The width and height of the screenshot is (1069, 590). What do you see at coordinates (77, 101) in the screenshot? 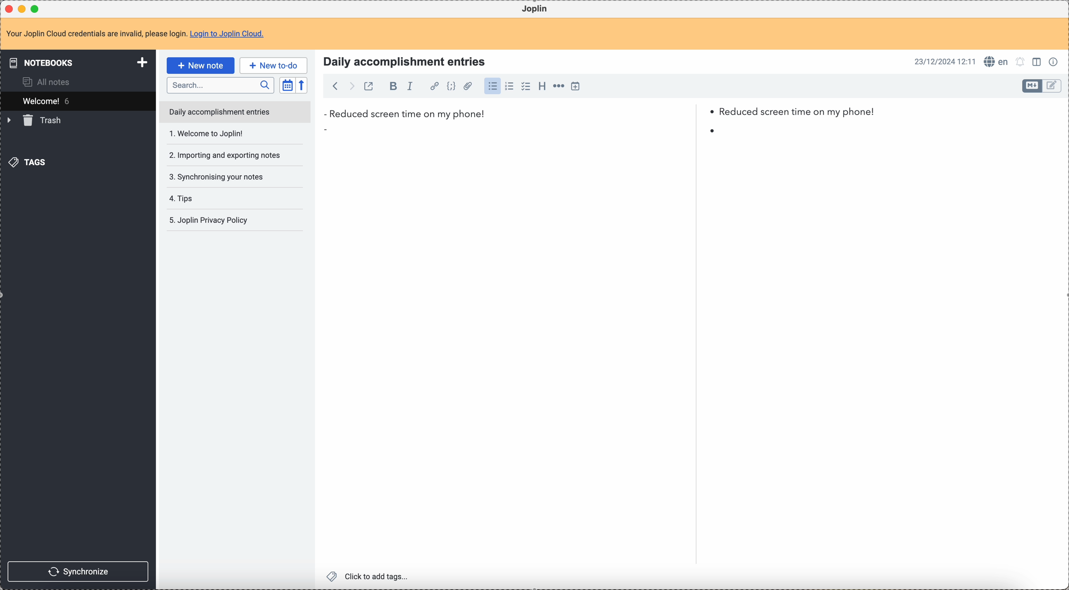
I see `welcome` at bounding box center [77, 101].